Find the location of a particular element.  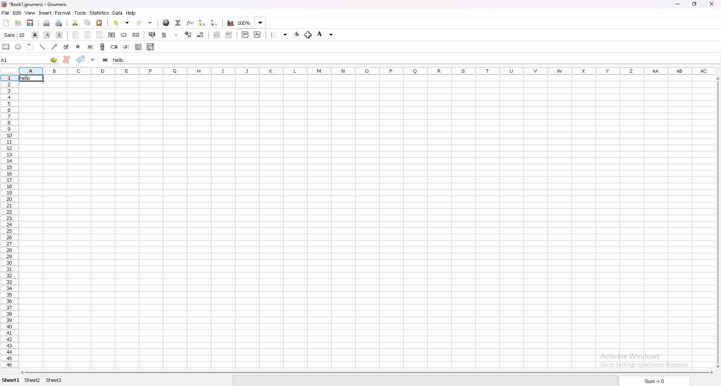

scroll bar is located at coordinates (367, 373).